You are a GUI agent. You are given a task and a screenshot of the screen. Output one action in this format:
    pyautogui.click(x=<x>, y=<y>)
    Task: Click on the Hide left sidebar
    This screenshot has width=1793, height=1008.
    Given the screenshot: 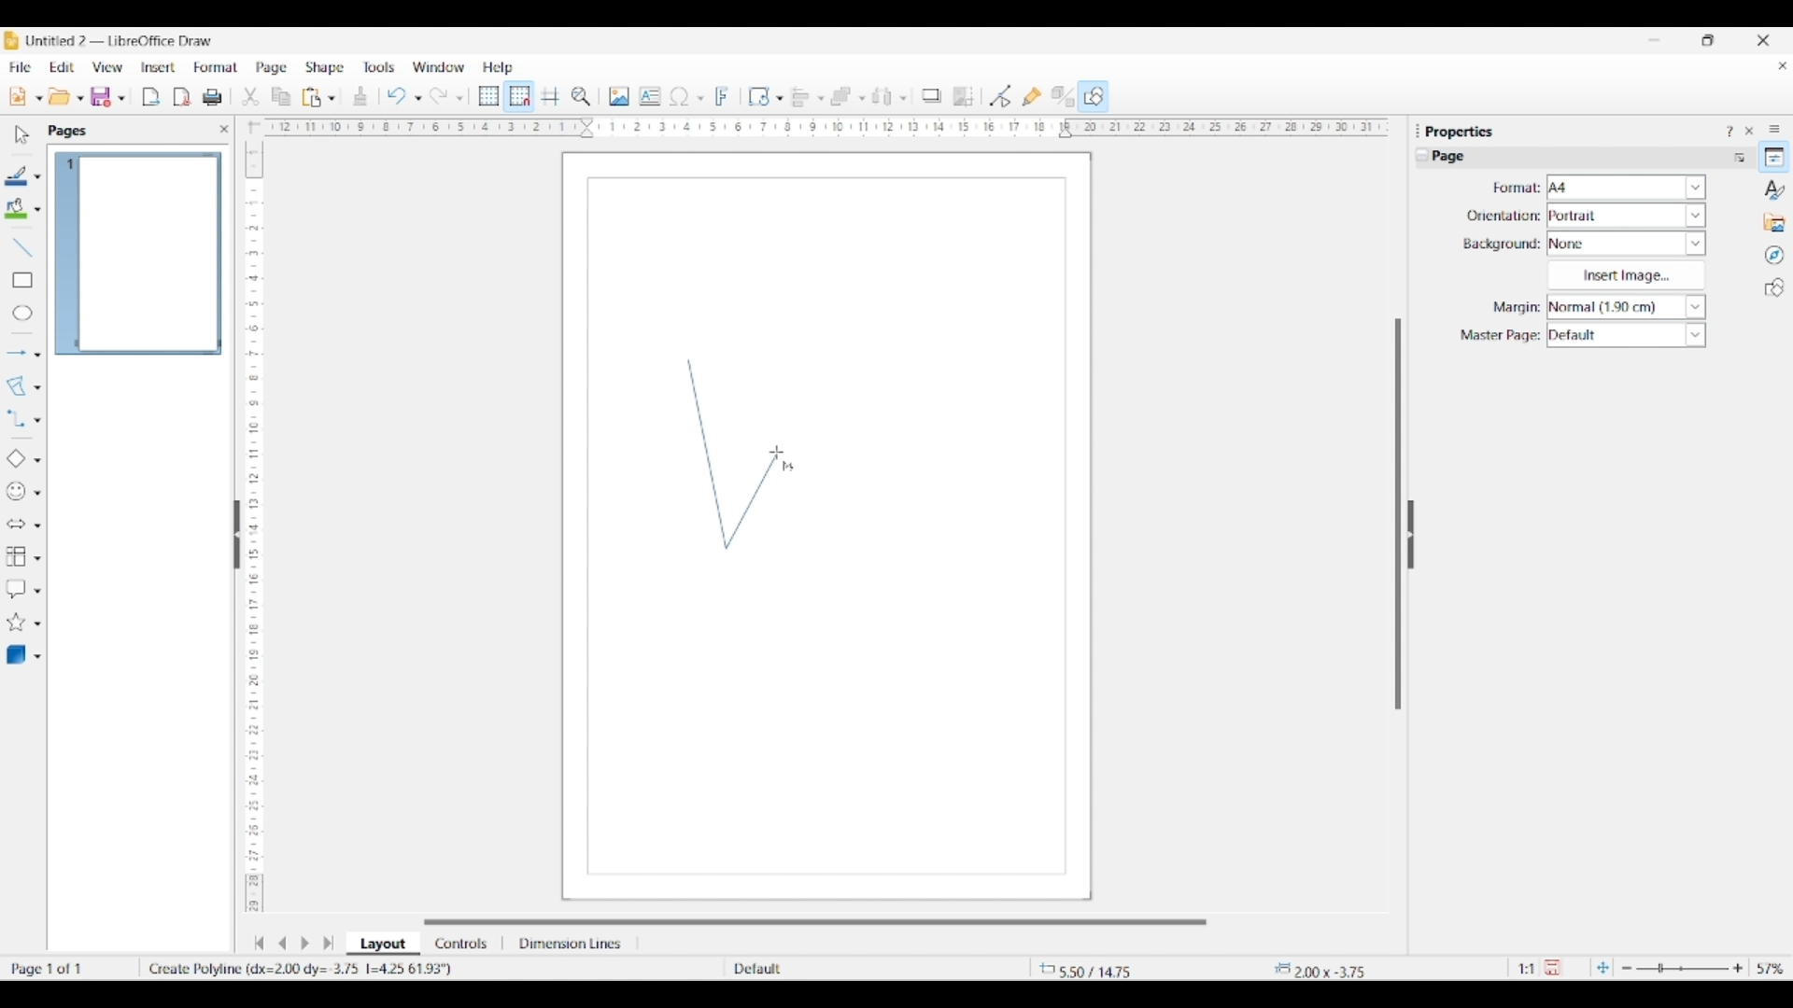 What is the action you would take?
    pyautogui.click(x=237, y=535)
    